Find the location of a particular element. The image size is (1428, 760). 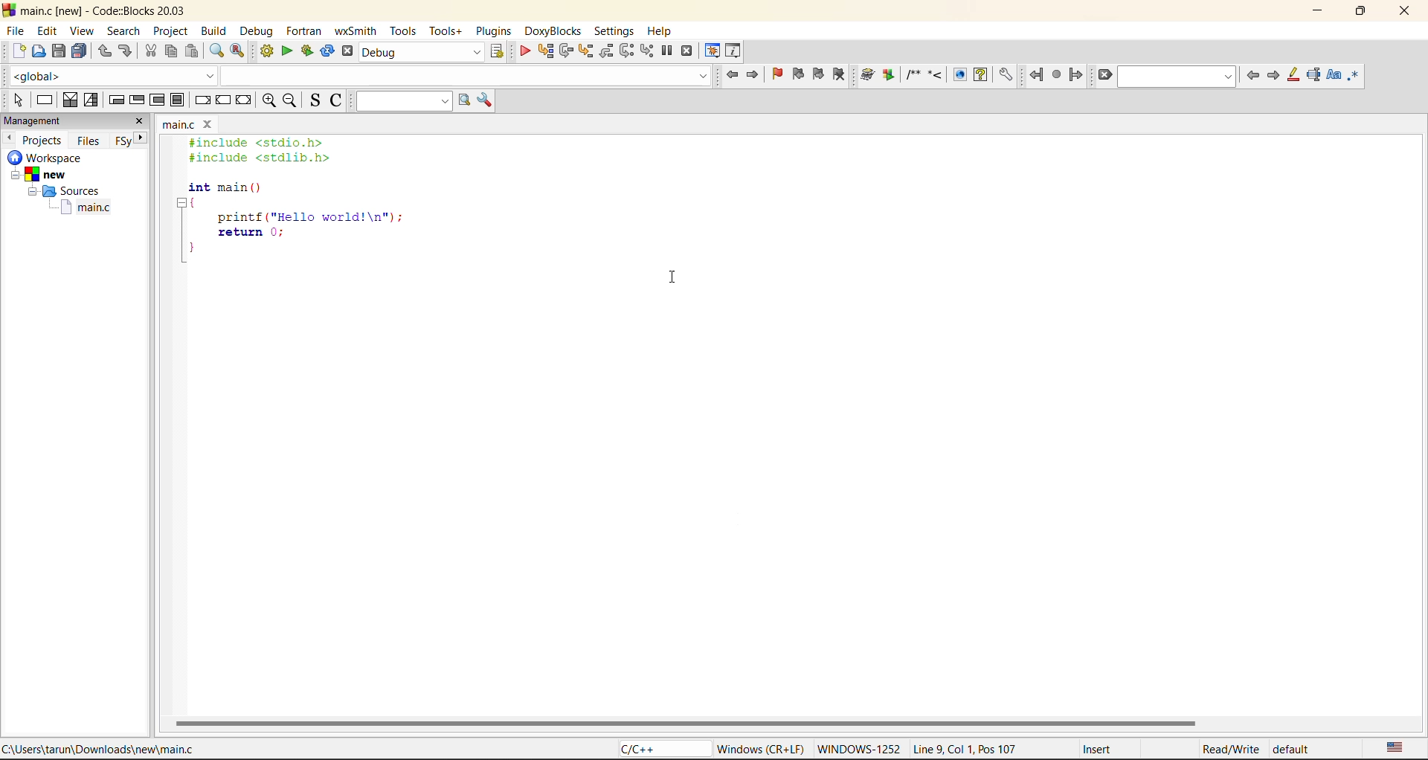

higlight is located at coordinates (1294, 75).